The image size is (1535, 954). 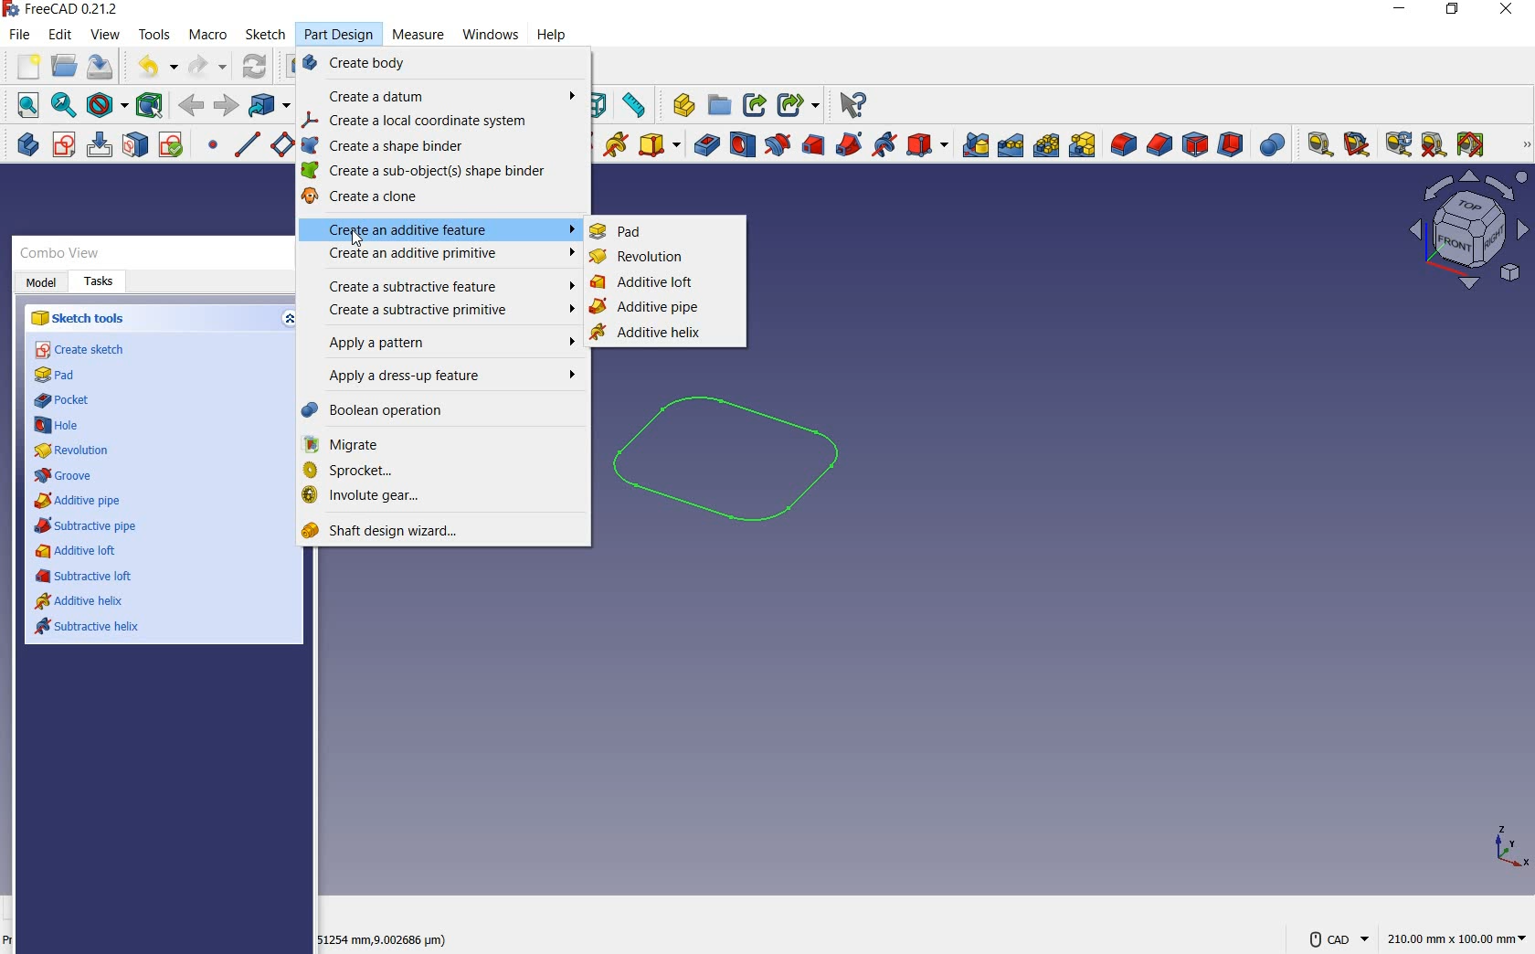 What do you see at coordinates (85, 576) in the screenshot?
I see `subtractive loft` at bounding box center [85, 576].